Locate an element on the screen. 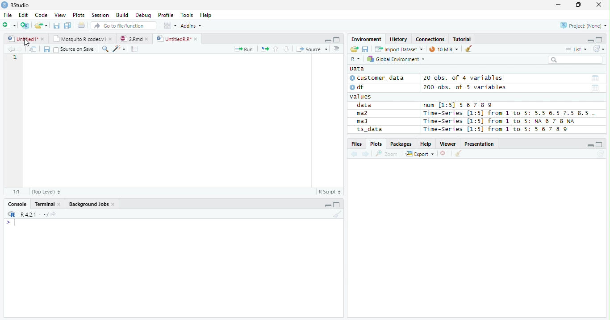 The width and height of the screenshot is (610, 320). Debug is located at coordinates (143, 16).